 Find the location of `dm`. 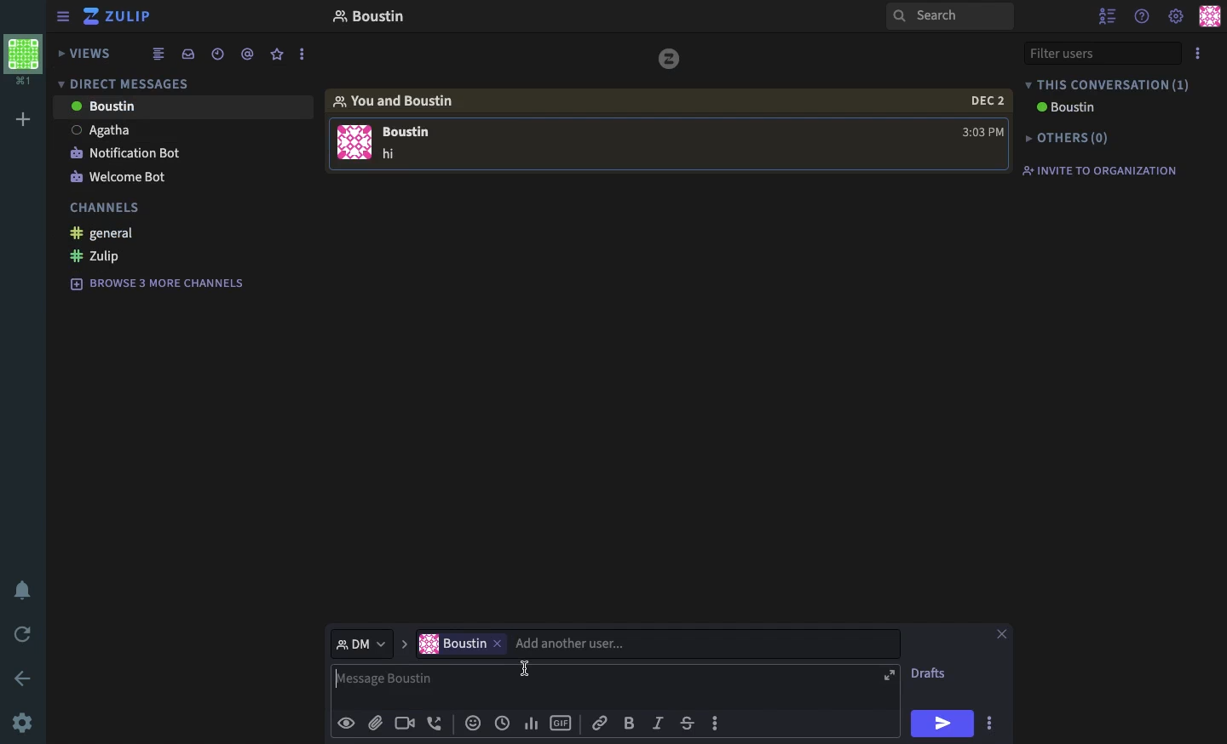

dm is located at coordinates (368, 644).